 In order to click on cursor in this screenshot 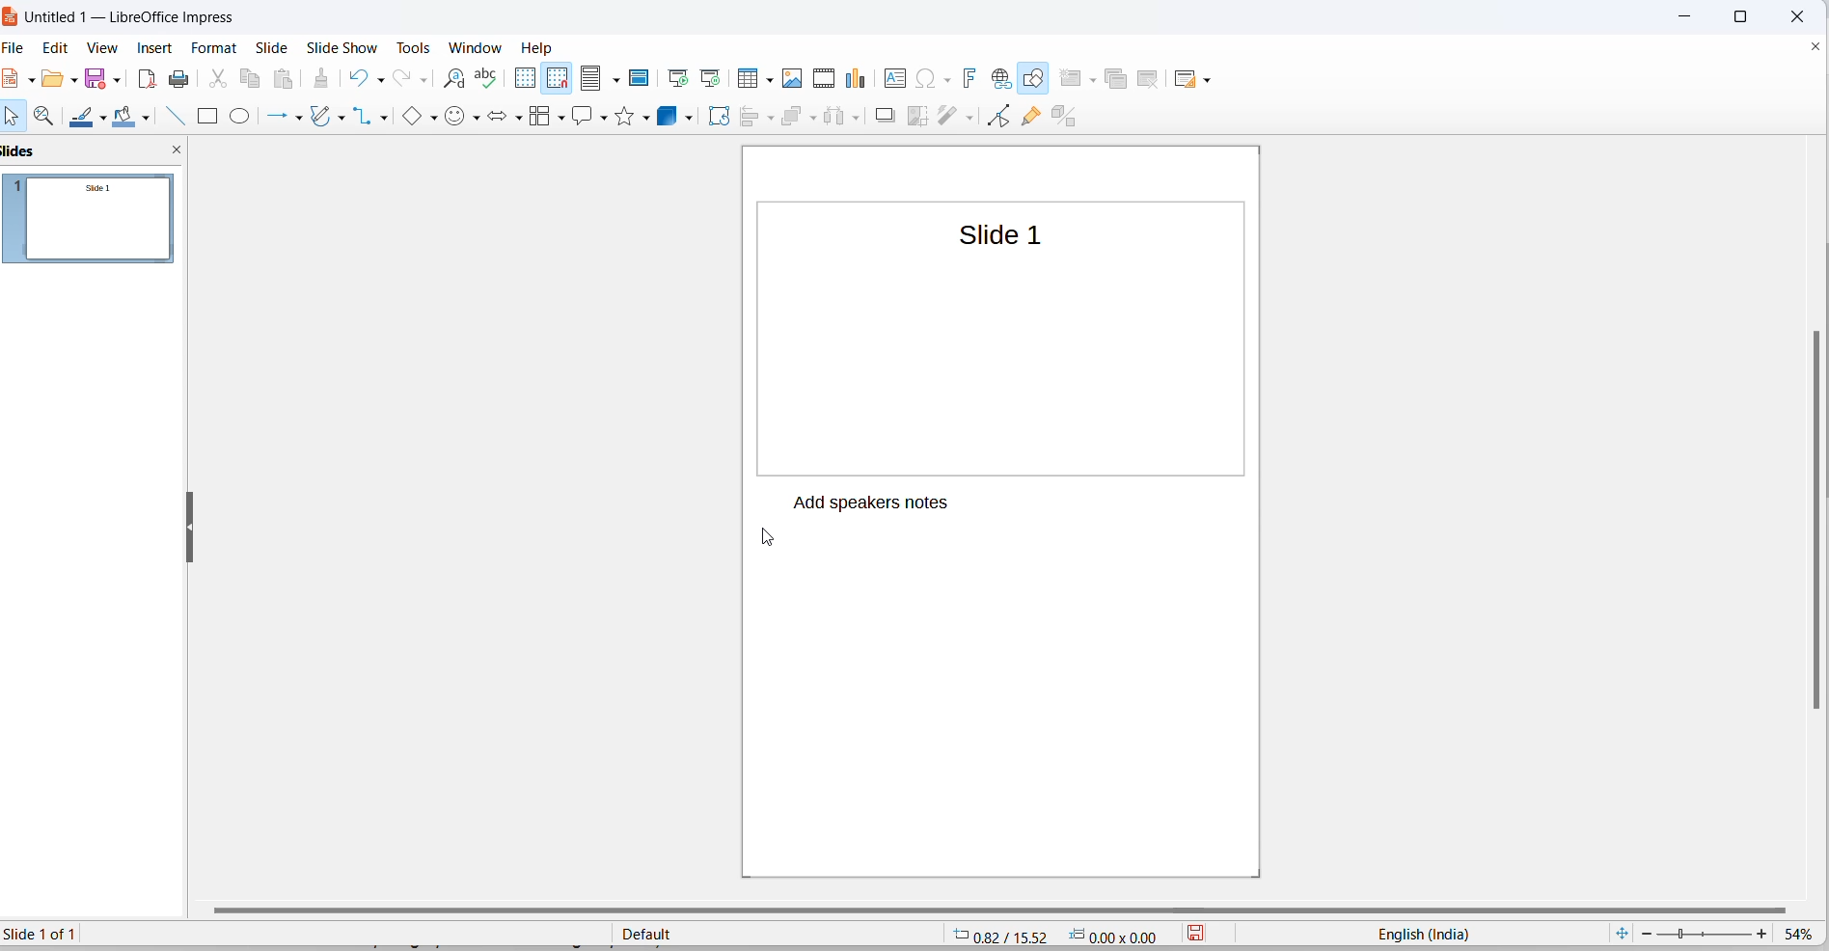, I will do `click(620, 86)`.